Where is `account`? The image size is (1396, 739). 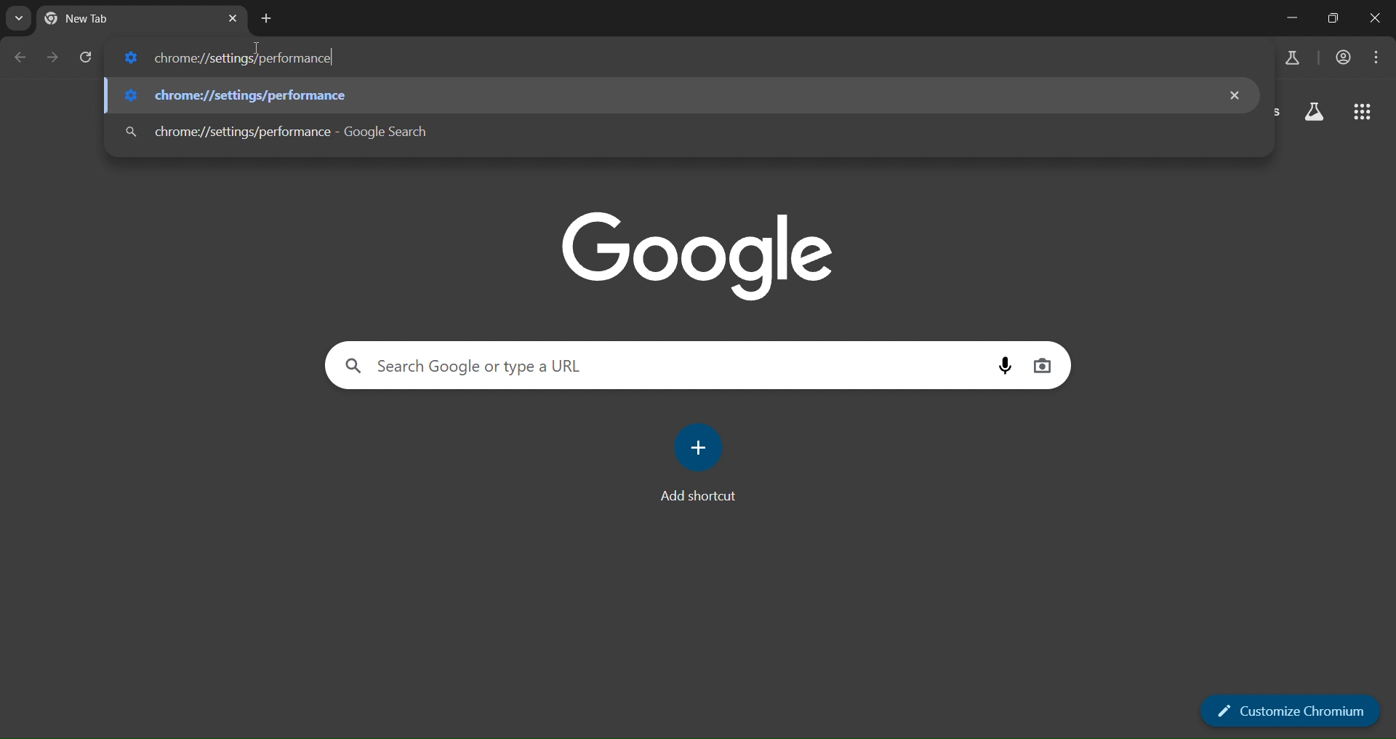 account is located at coordinates (1344, 57).